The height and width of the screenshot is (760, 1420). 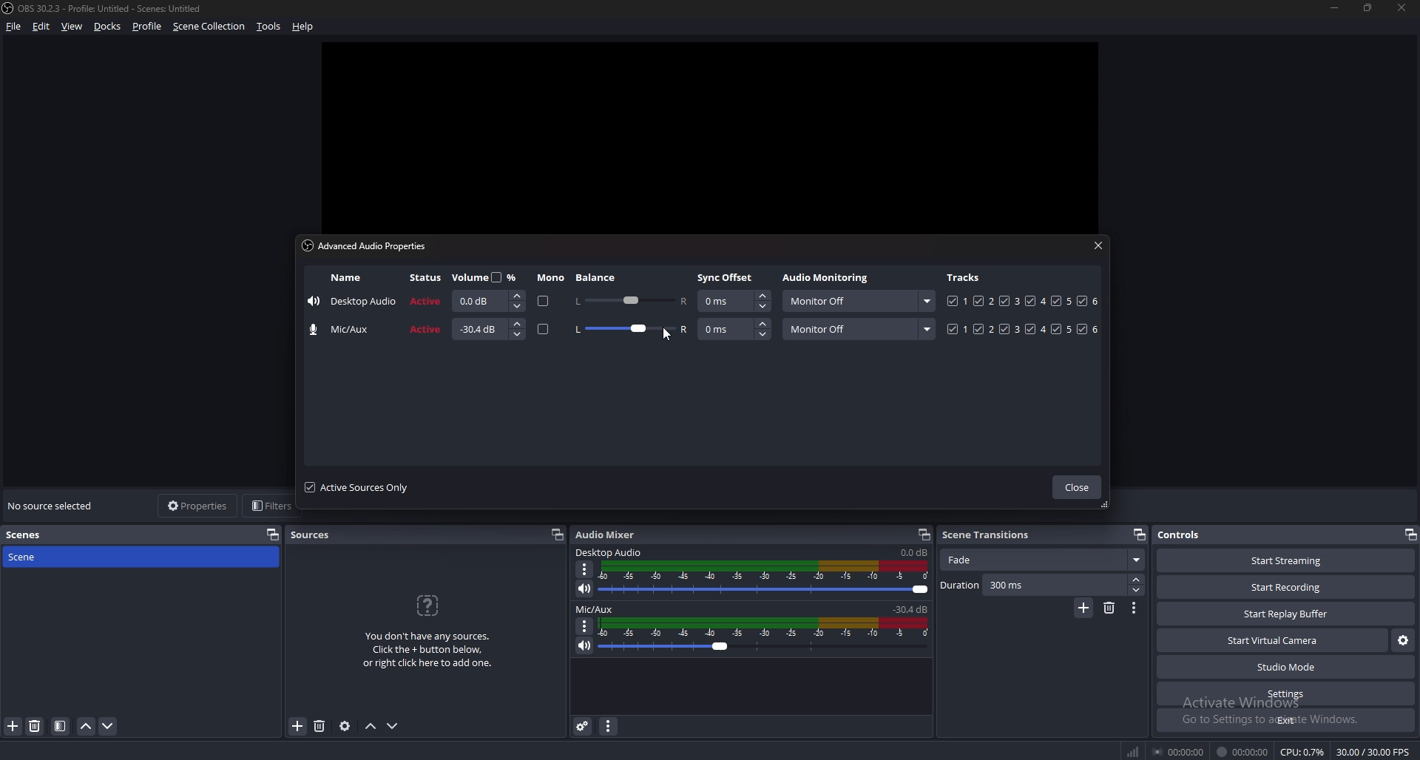 What do you see at coordinates (60, 727) in the screenshot?
I see `filter` at bounding box center [60, 727].